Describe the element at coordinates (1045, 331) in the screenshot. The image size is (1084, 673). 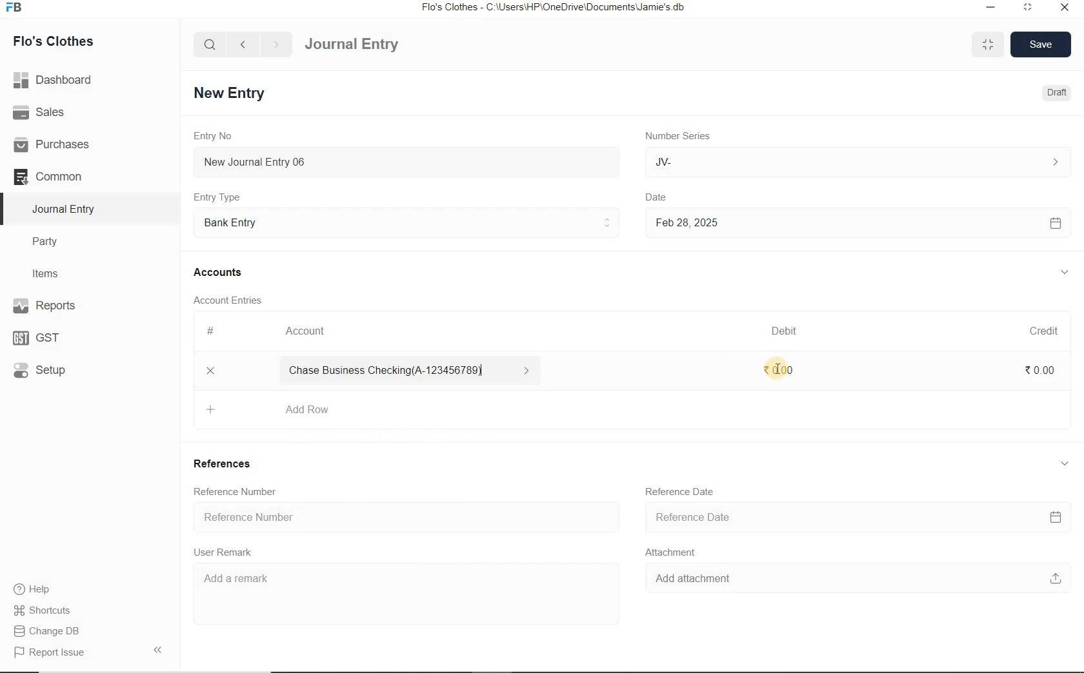
I see `Credit` at that location.